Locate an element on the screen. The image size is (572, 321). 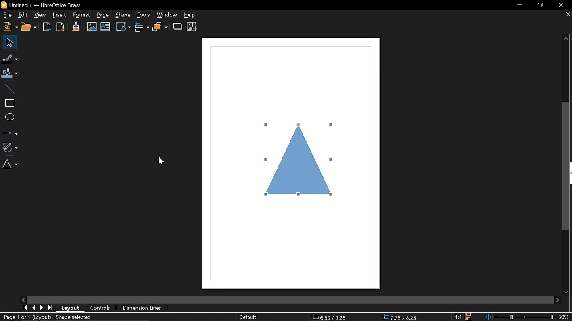
Select is located at coordinates (8, 42).